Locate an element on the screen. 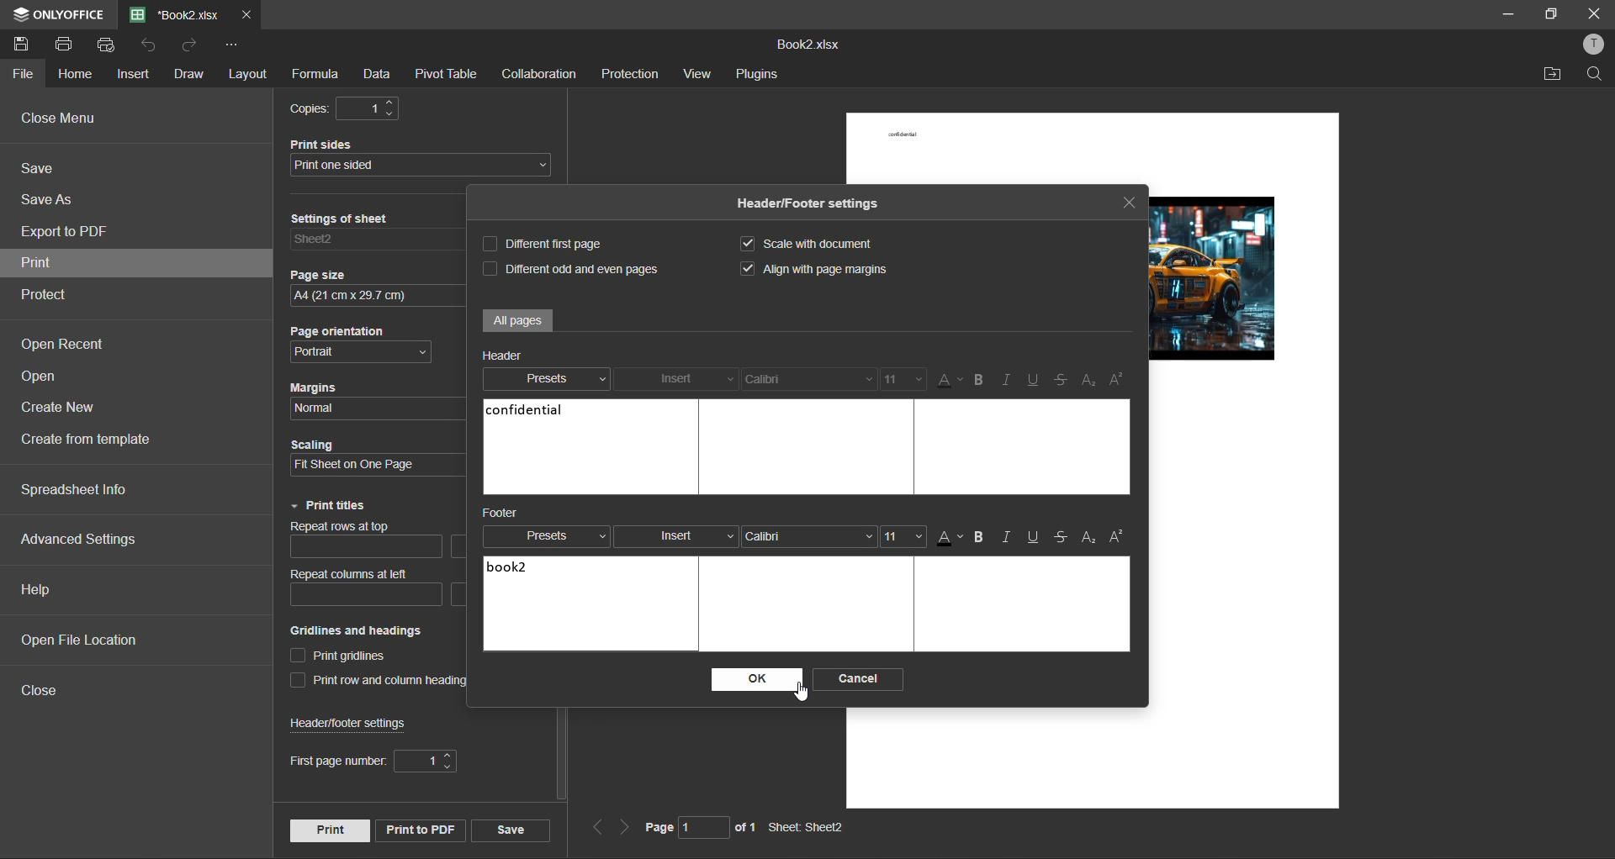 Image resolution: width=1615 pixels, height=859 pixels. presets is located at coordinates (549, 535).